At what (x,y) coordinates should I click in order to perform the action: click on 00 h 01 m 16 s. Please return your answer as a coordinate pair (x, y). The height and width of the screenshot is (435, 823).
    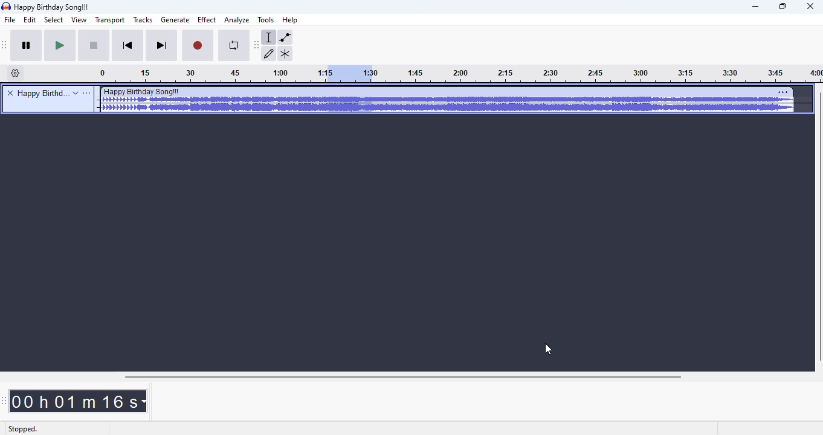
    Looking at the image, I should click on (79, 401).